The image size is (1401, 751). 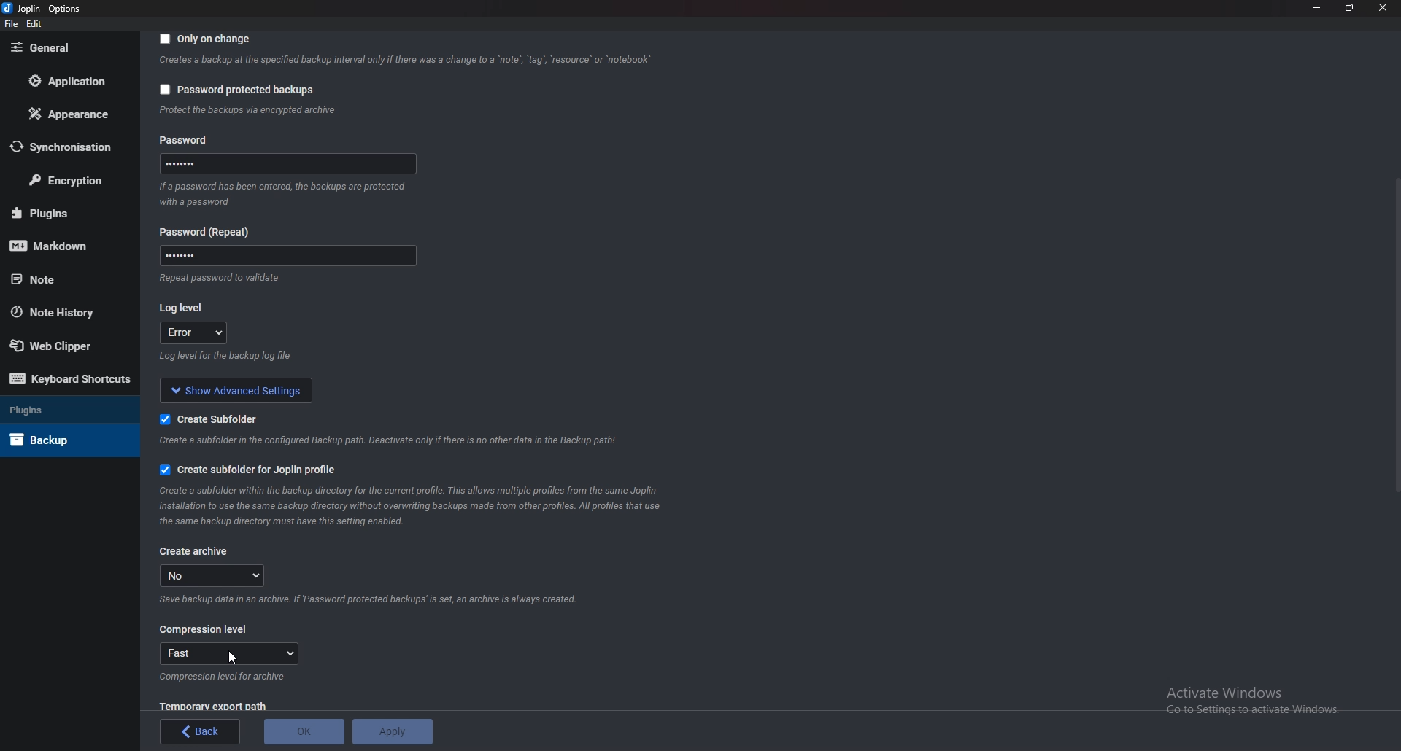 What do you see at coordinates (70, 378) in the screenshot?
I see `Keyboard shortcuts` at bounding box center [70, 378].